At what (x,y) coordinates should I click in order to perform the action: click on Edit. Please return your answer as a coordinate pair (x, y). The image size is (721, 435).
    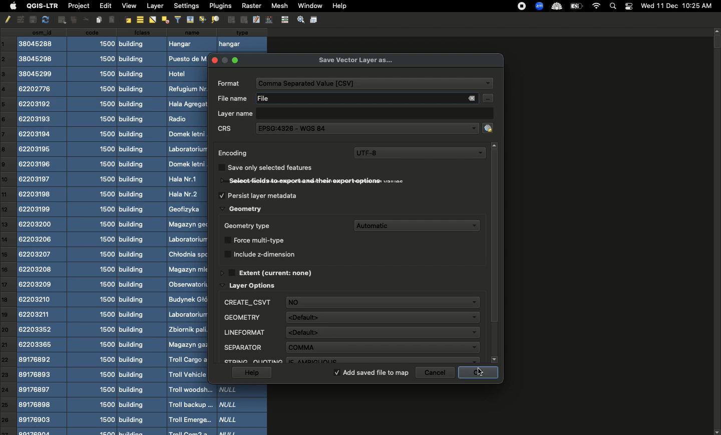
    Looking at the image, I should click on (104, 6).